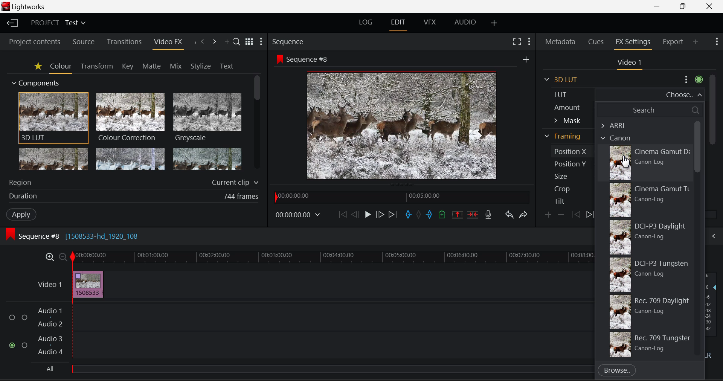 The width and height of the screenshot is (723, 381). Describe the element at coordinates (133, 182) in the screenshot. I see `Region` at that location.